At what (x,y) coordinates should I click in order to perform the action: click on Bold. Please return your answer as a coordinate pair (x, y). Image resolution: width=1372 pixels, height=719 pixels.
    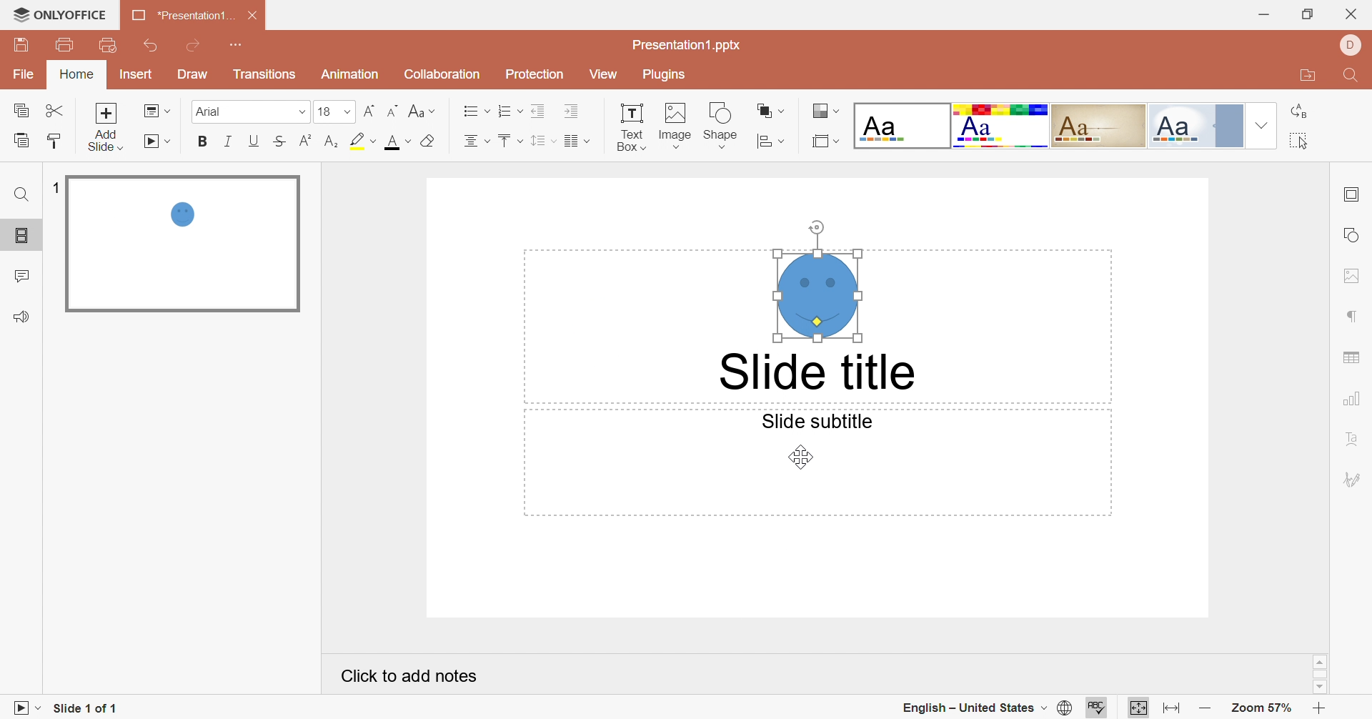
    Looking at the image, I should click on (204, 142).